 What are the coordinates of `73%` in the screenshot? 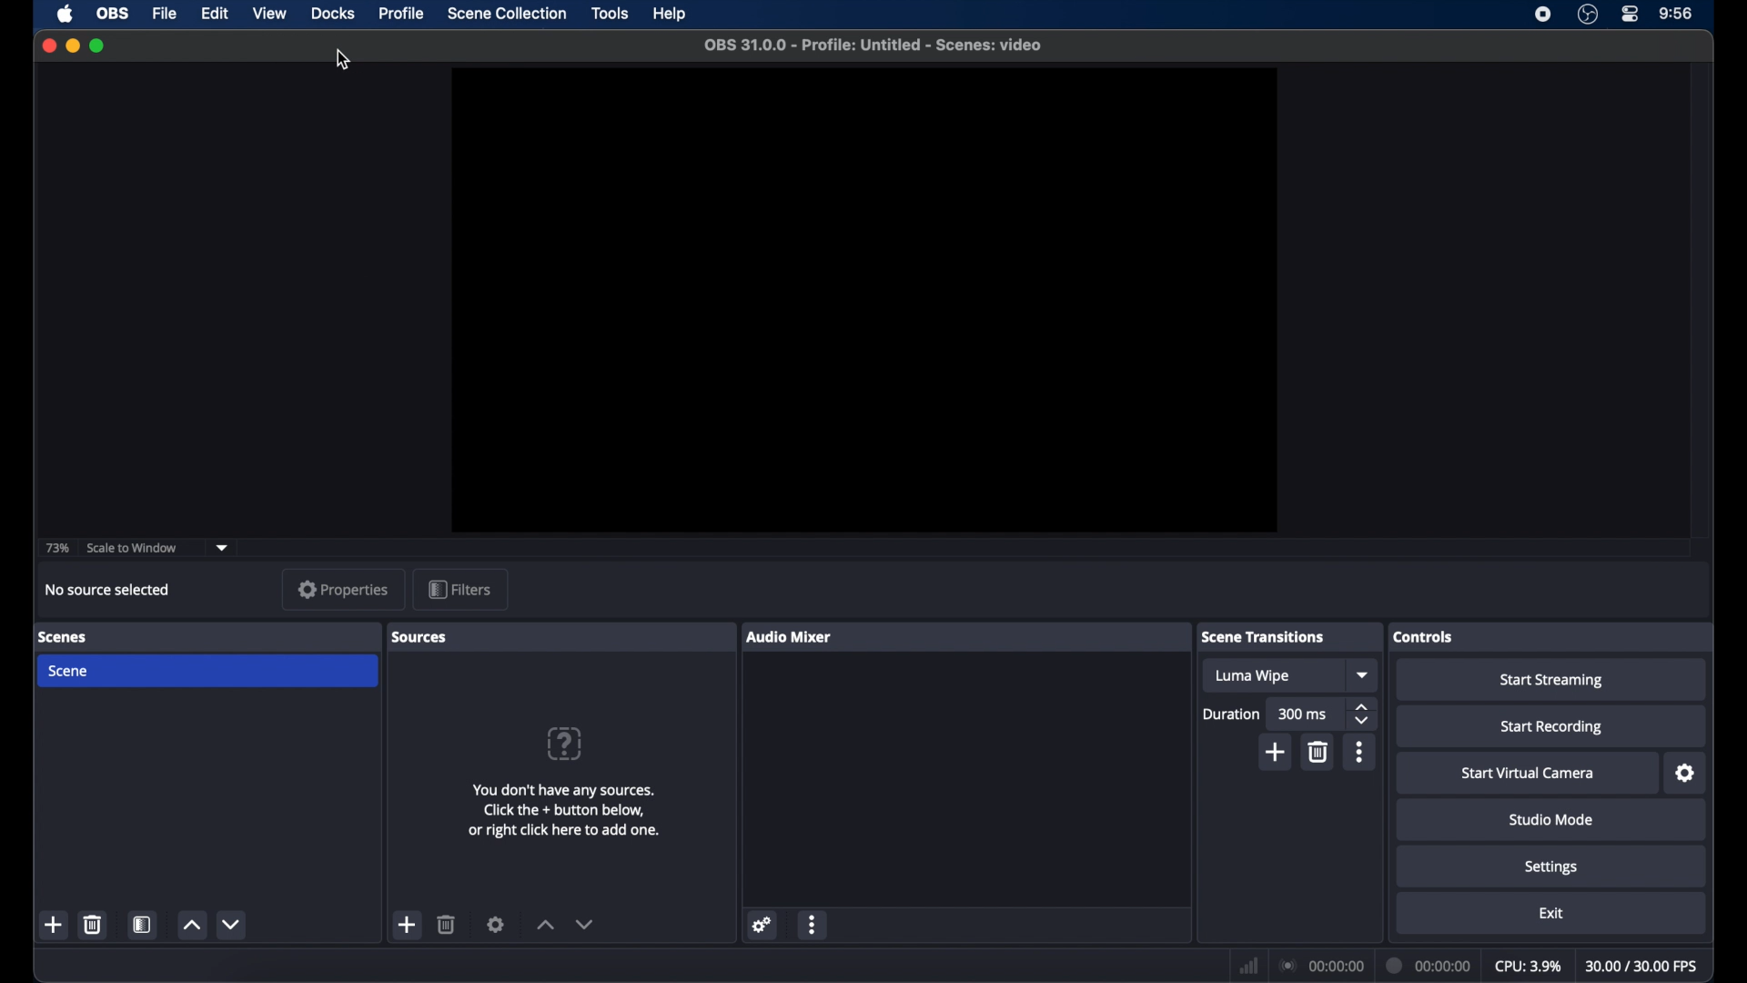 It's located at (56, 548).